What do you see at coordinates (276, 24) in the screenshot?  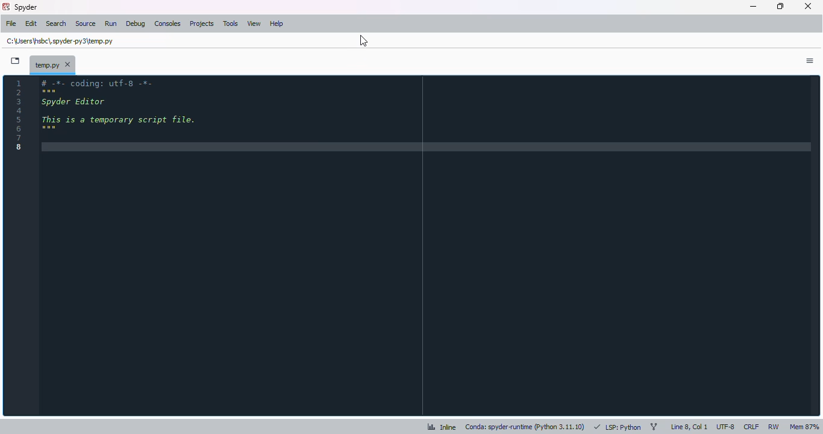 I see `help` at bounding box center [276, 24].